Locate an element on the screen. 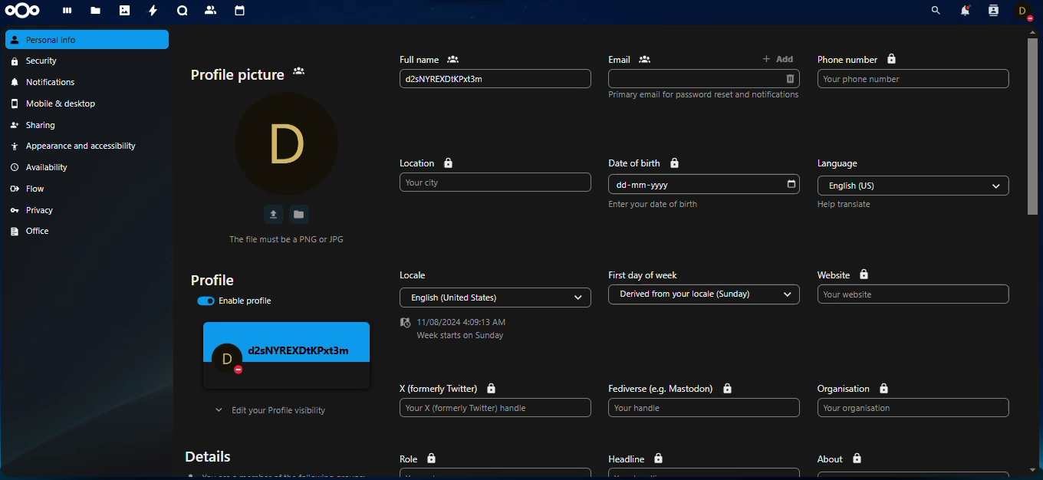 The height and width of the screenshot is (480, 1043). about is located at coordinates (842, 459).